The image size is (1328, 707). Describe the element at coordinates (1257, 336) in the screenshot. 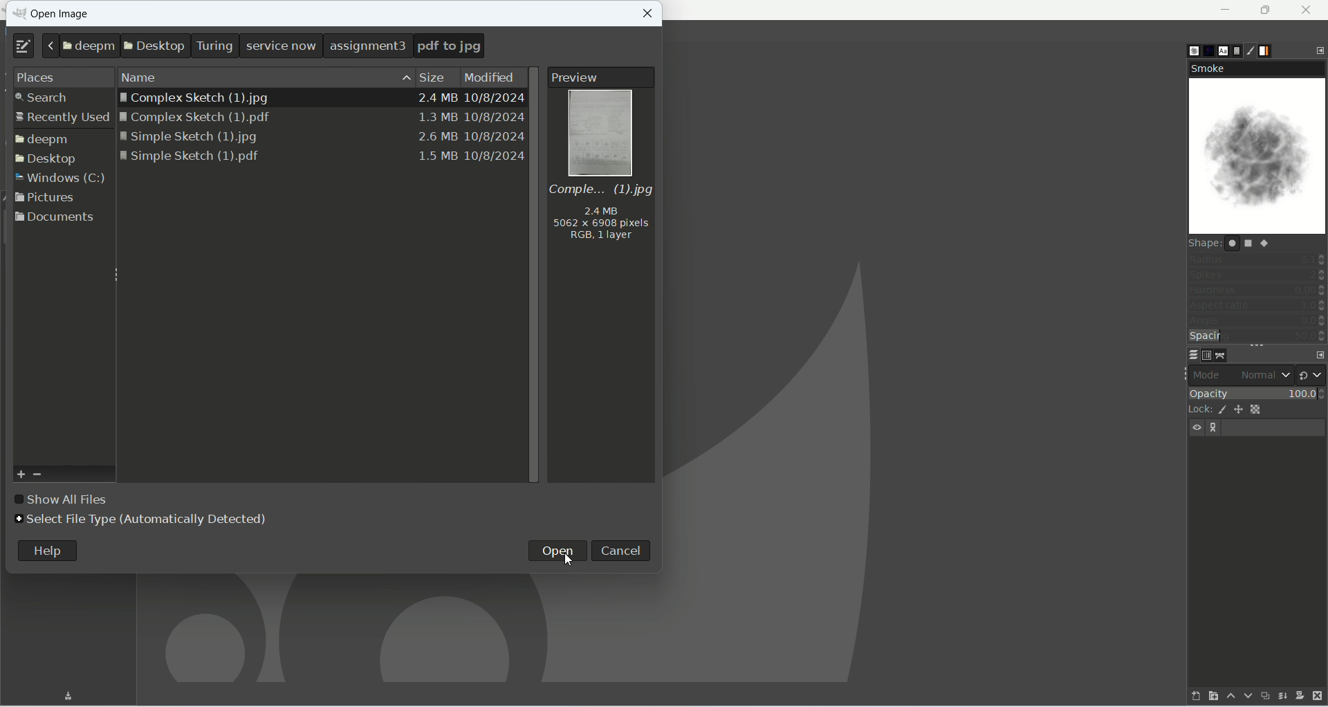

I see `spacing` at that location.